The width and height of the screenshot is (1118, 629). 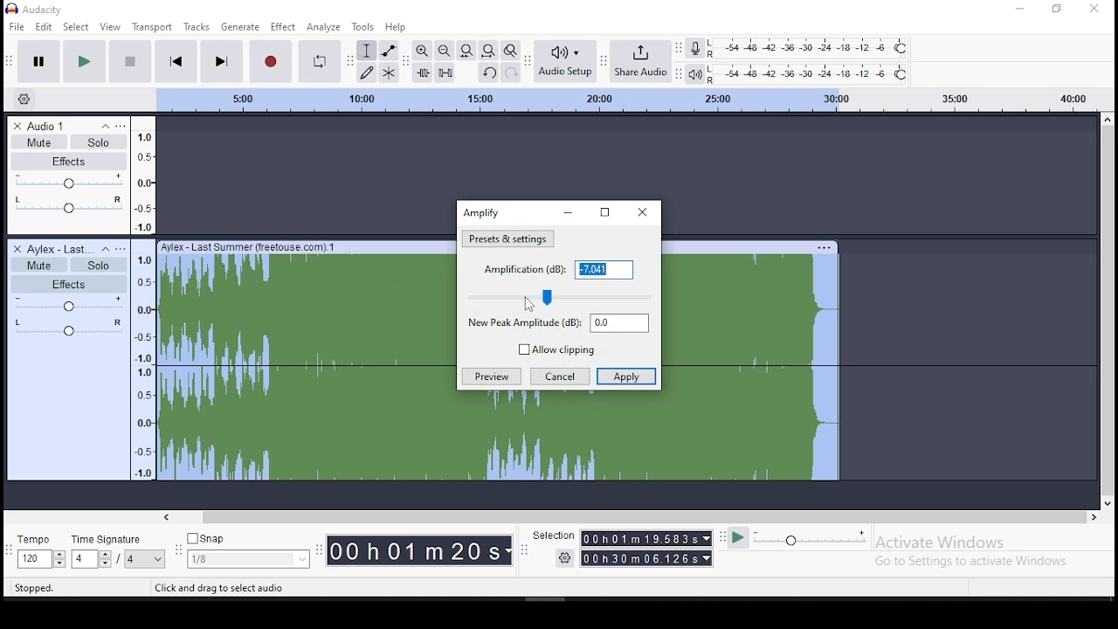 What do you see at coordinates (810, 48) in the screenshot?
I see `recording level` at bounding box center [810, 48].